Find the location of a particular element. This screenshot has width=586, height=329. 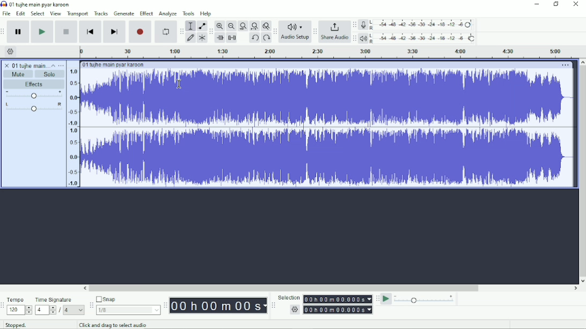

Effects is located at coordinates (34, 84).